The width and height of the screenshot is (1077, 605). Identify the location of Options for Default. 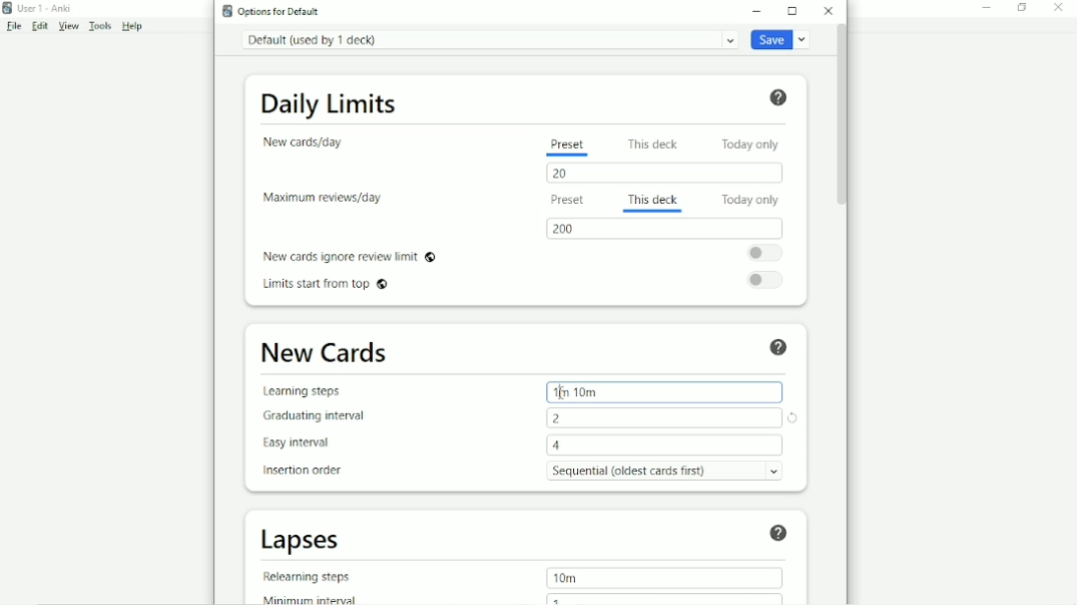
(271, 11).